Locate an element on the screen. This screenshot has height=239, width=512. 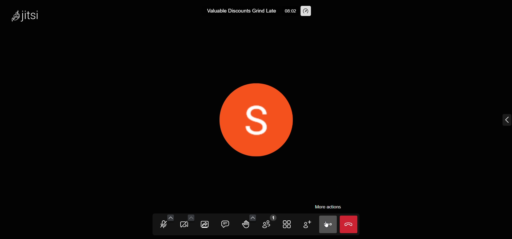
video is located at coordinates (184, 224).